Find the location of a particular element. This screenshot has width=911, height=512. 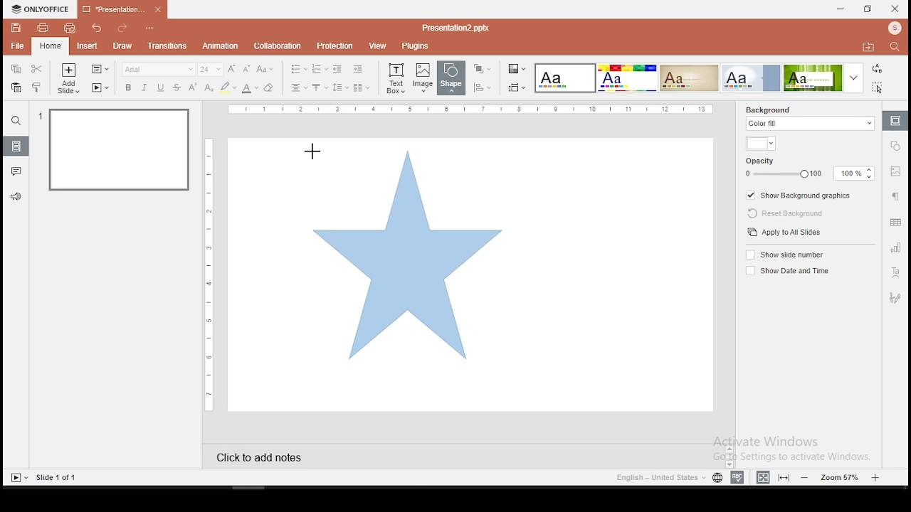

highlight color is located at coordinates (228, 88).